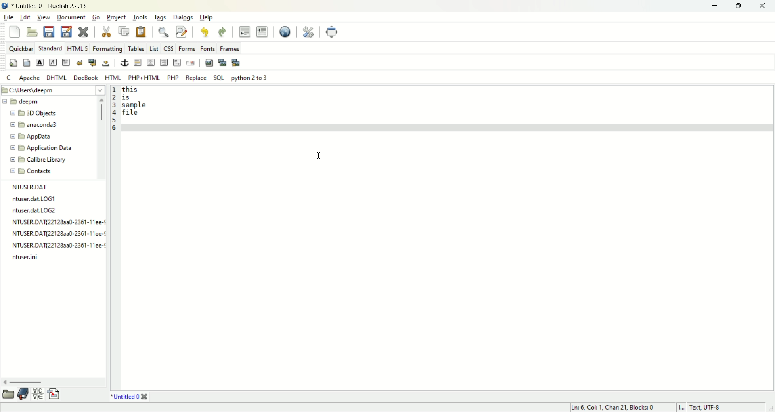  Describe the element at coordinates (182, 31) in the screenshot. I see `advanced find and replace` at that location.